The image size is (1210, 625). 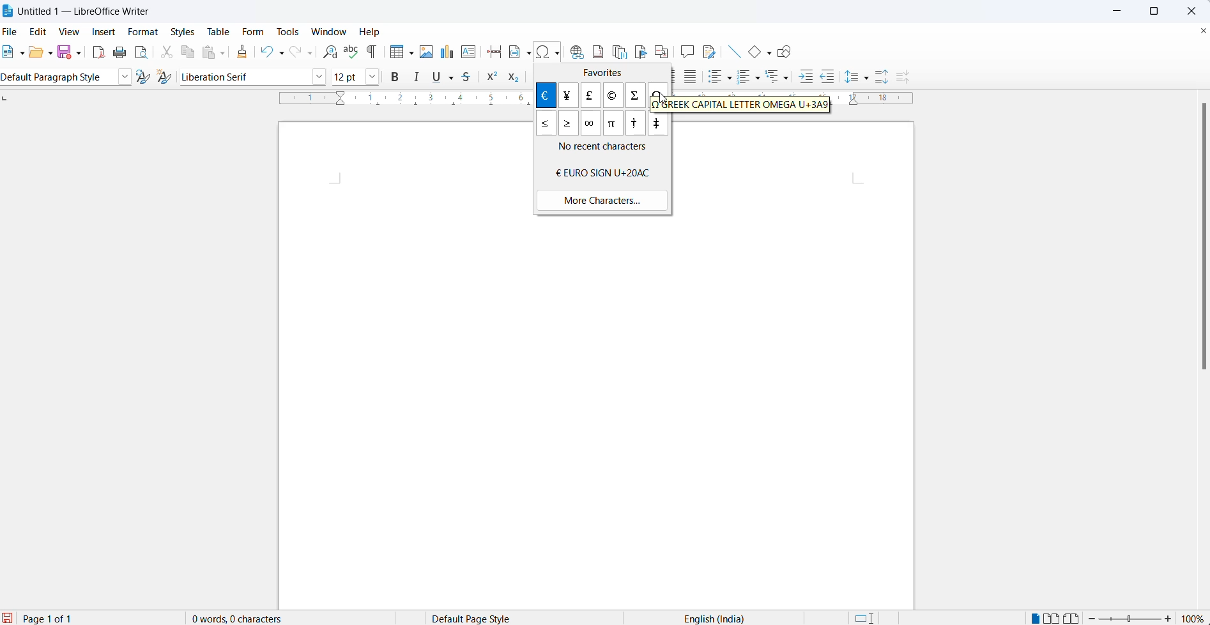 I want to click on toggle ordered list, so click(x=744, y=79).